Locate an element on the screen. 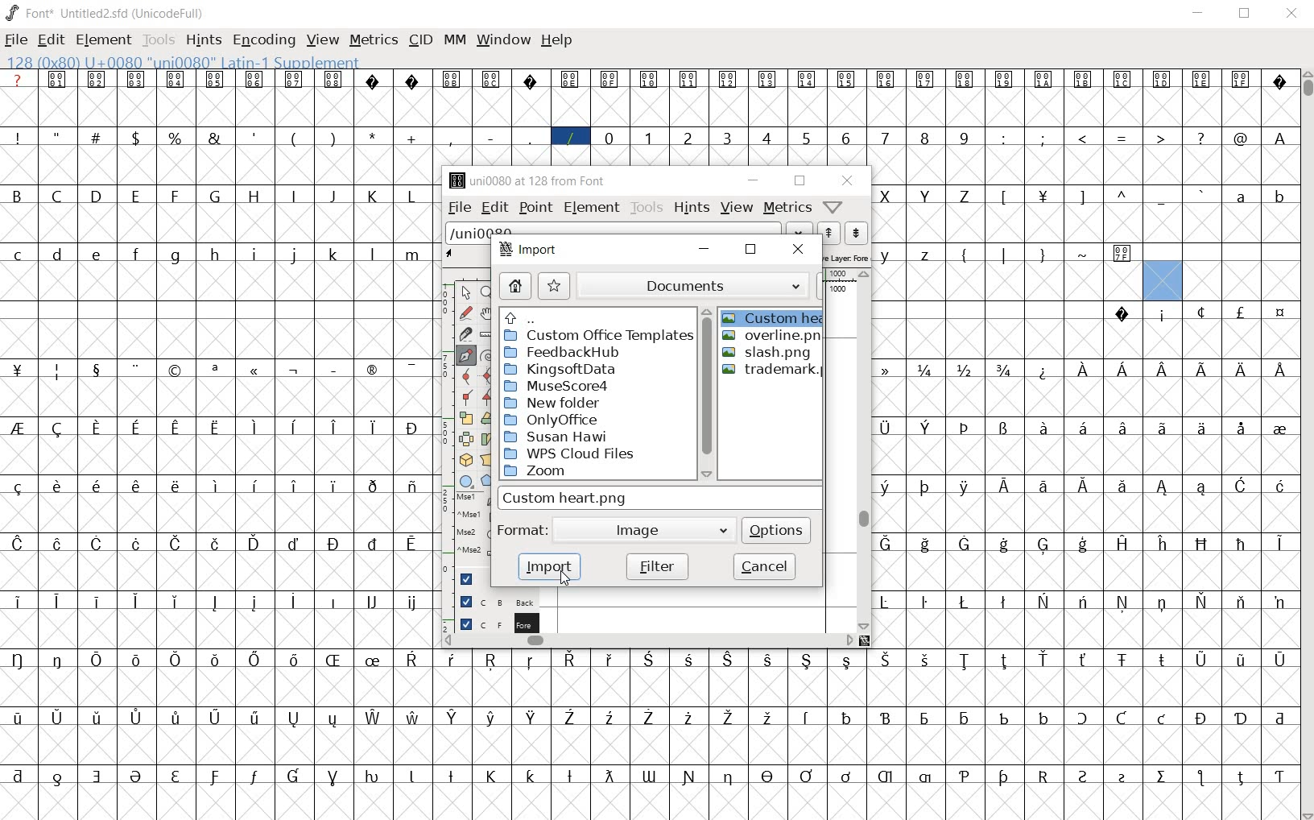  glyph is located at coordinates (1201, 661).